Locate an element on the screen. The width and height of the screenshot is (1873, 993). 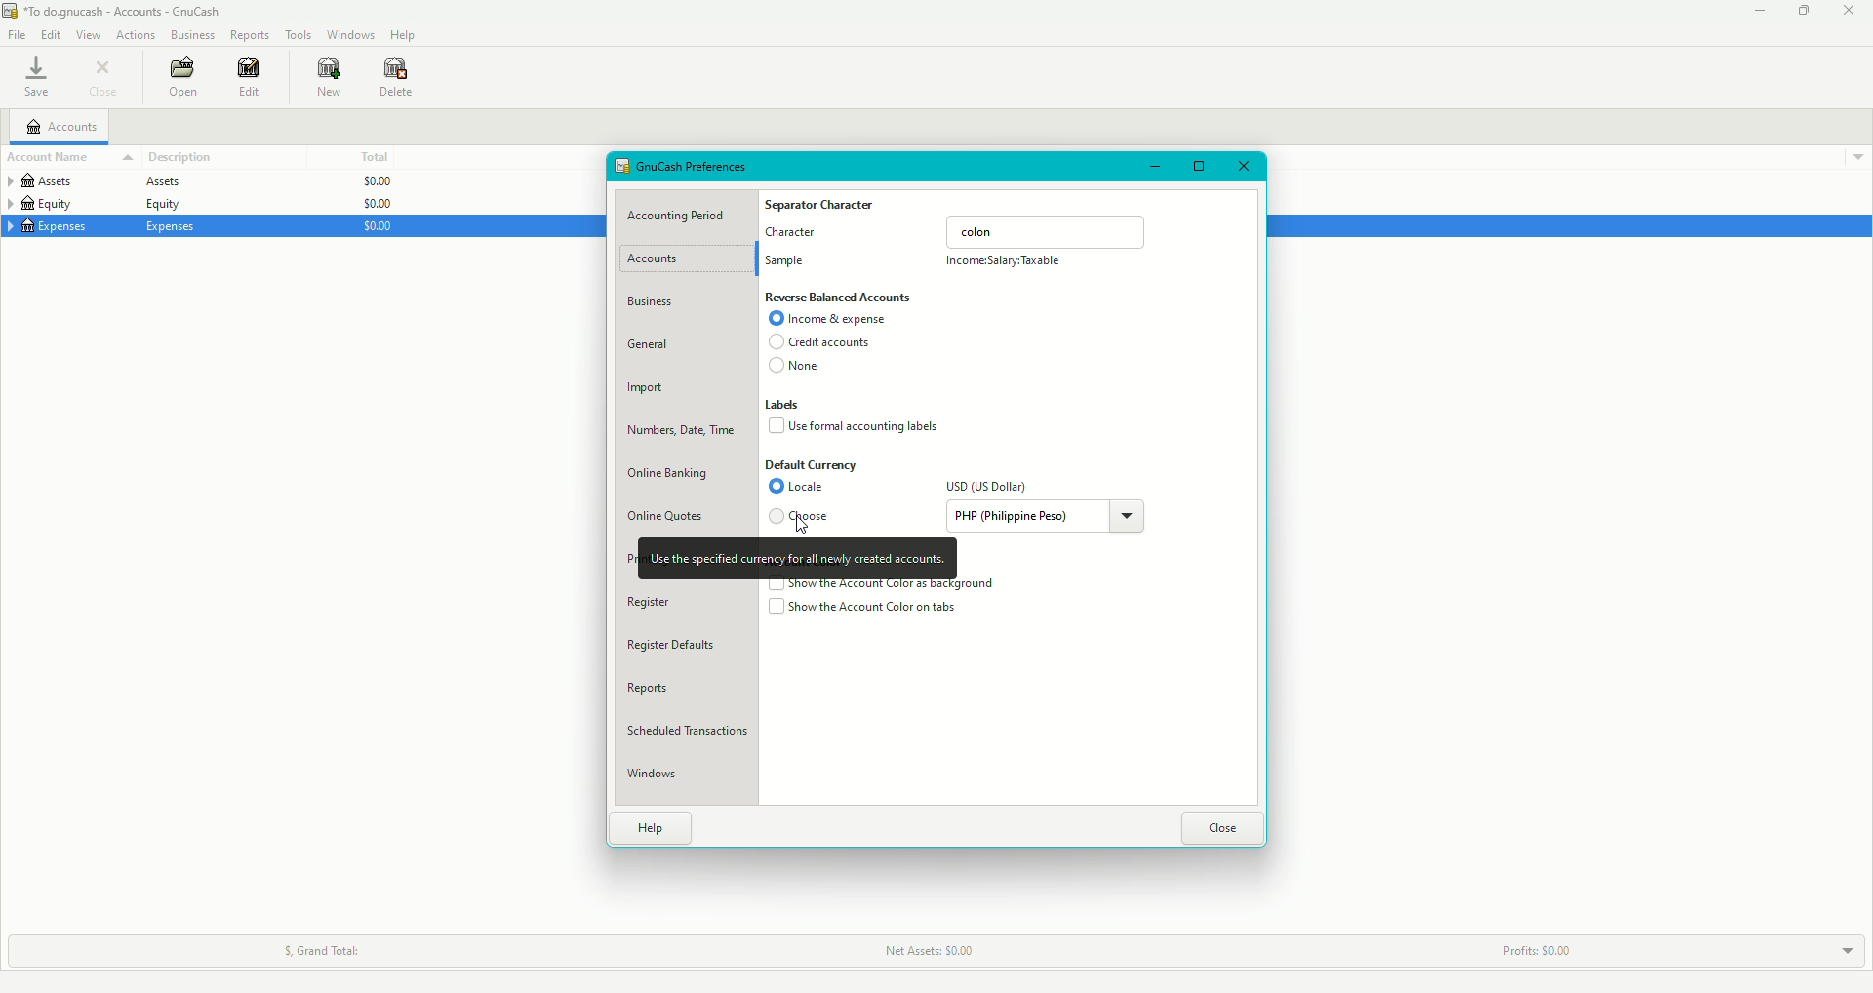
Preferences is located at coordinates (686, 165).